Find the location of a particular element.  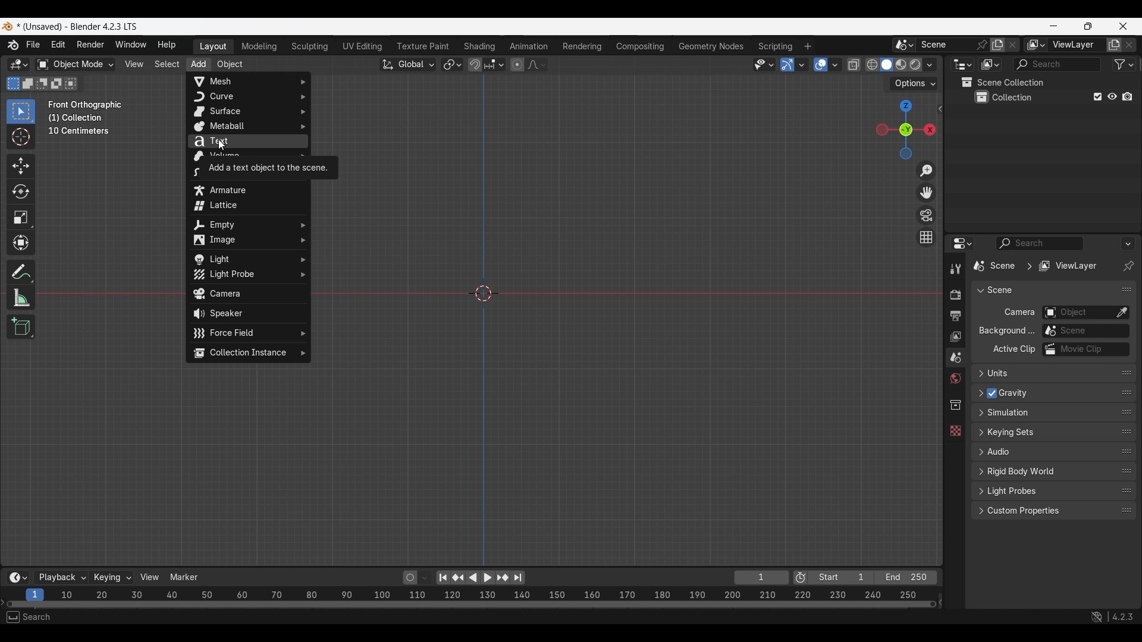

Change order in the list is located at coordinates (1126, 289).